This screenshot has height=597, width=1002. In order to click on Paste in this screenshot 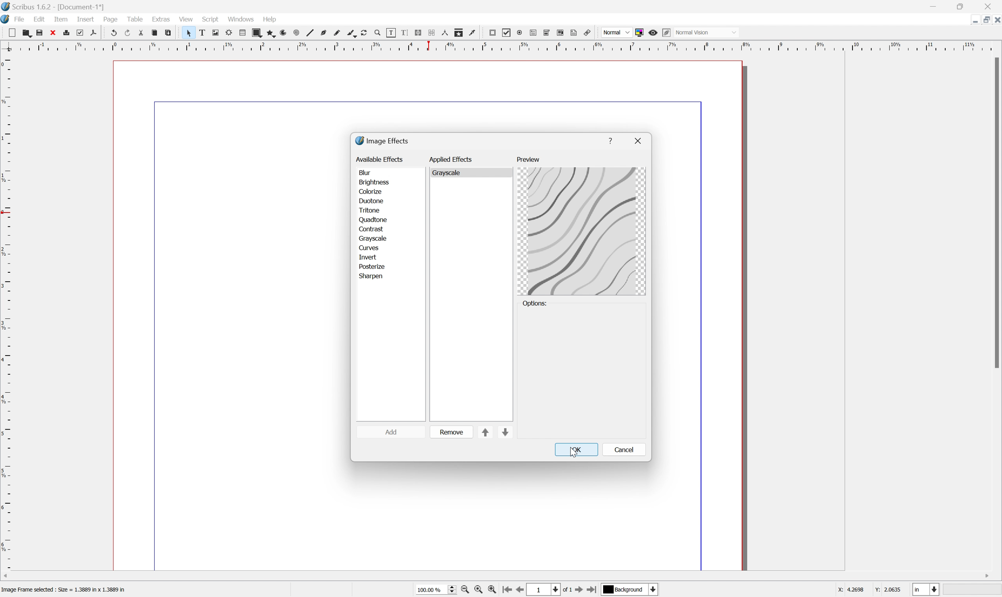, I will do `click(170, 33)`.